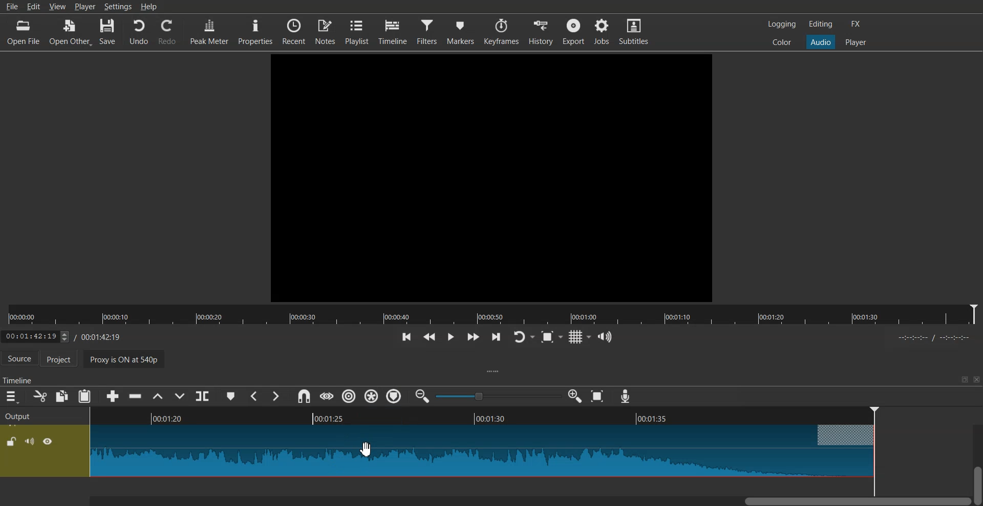 This screenshot has width=983, height=506. Describe the element at coordinates (157, 396) in the screenshot. I see `Lift` at that location.